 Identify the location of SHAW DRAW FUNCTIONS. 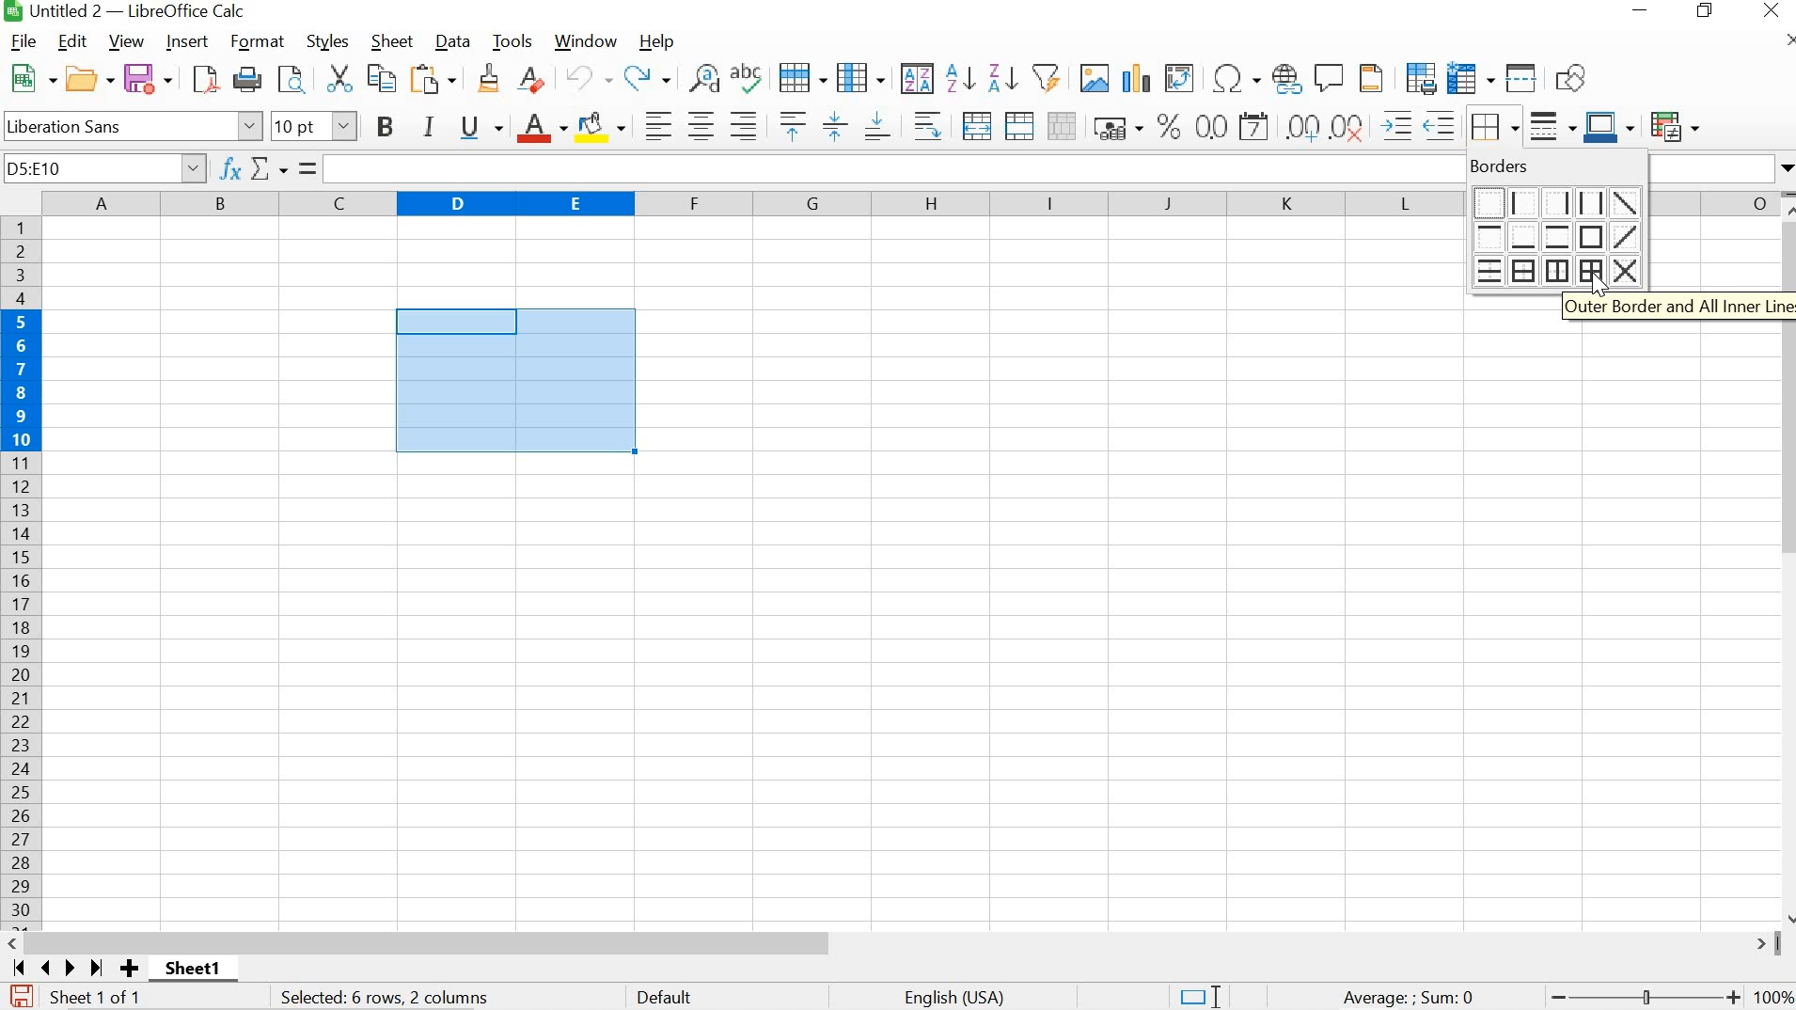
(1575, 76).